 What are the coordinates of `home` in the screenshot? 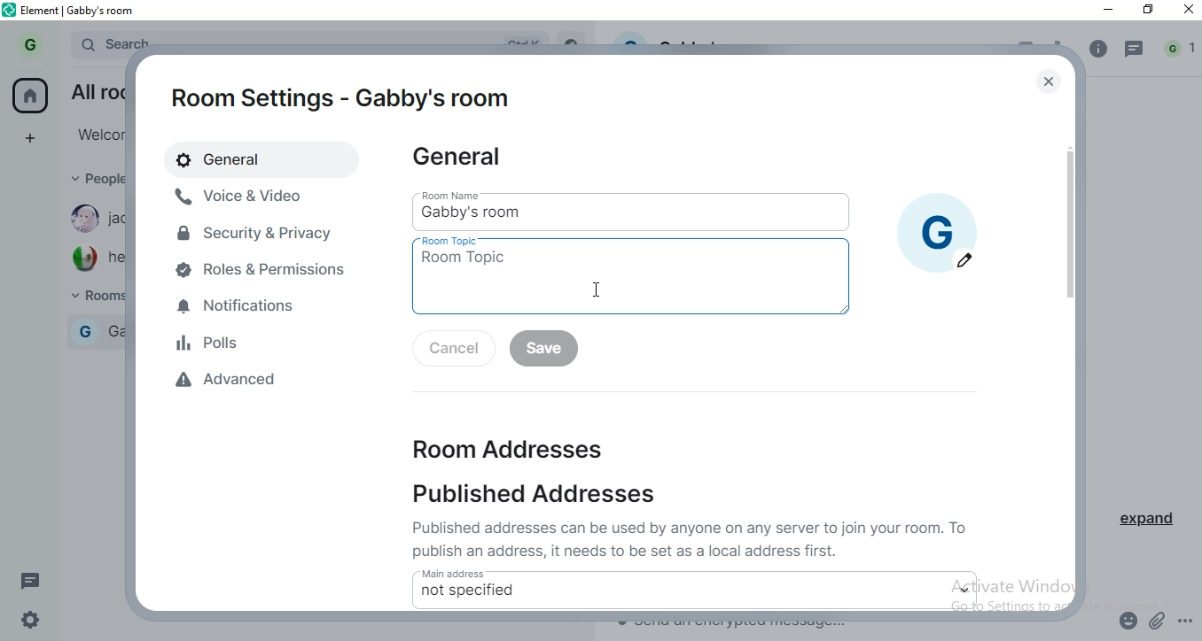 It's located at (31, 95).